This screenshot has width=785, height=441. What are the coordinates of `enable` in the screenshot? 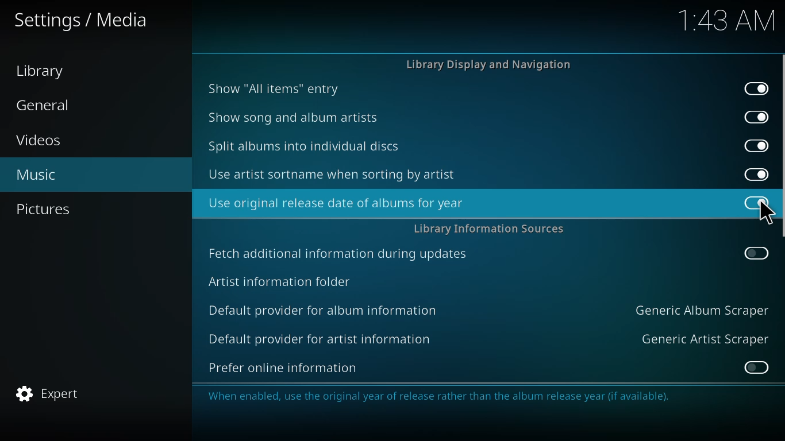 It's located at (755, 367).